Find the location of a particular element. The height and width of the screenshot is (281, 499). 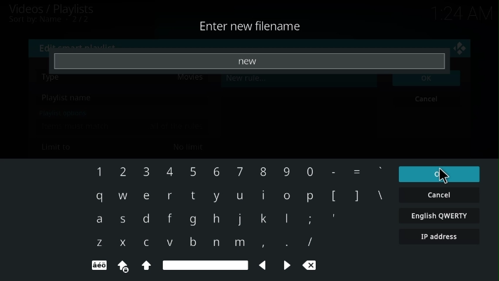

q is located at coordinates (96, 197).